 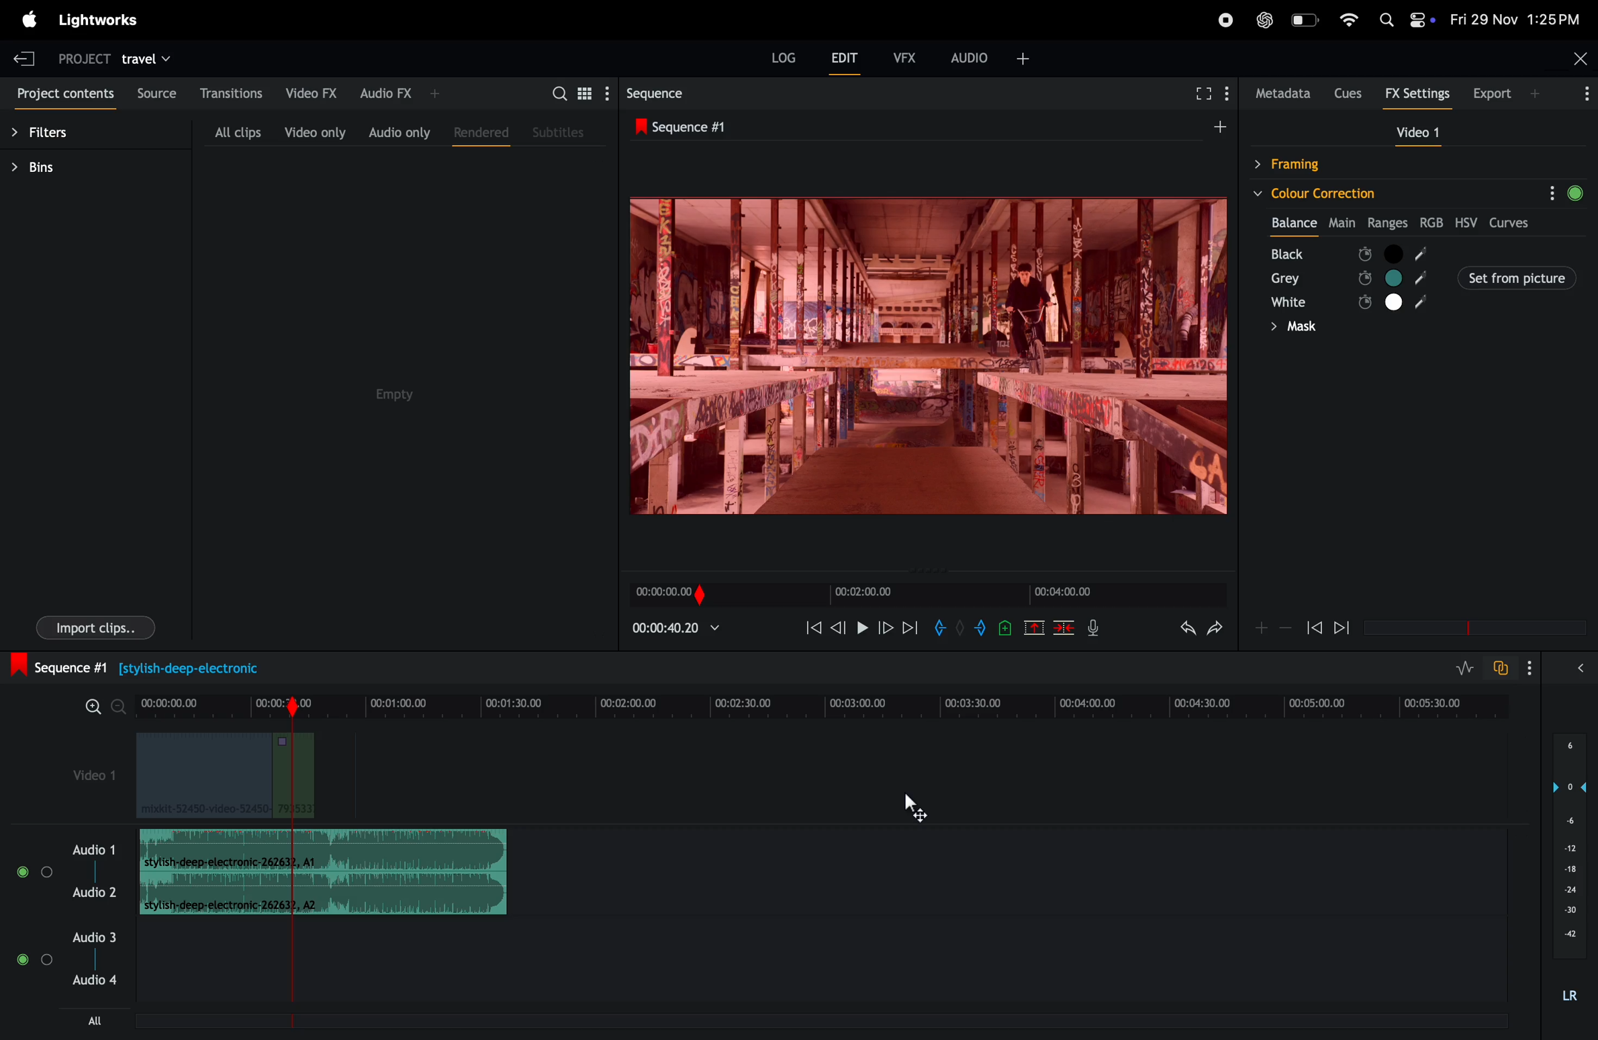 I want to click on video 1, so click(x=1413, y=132).